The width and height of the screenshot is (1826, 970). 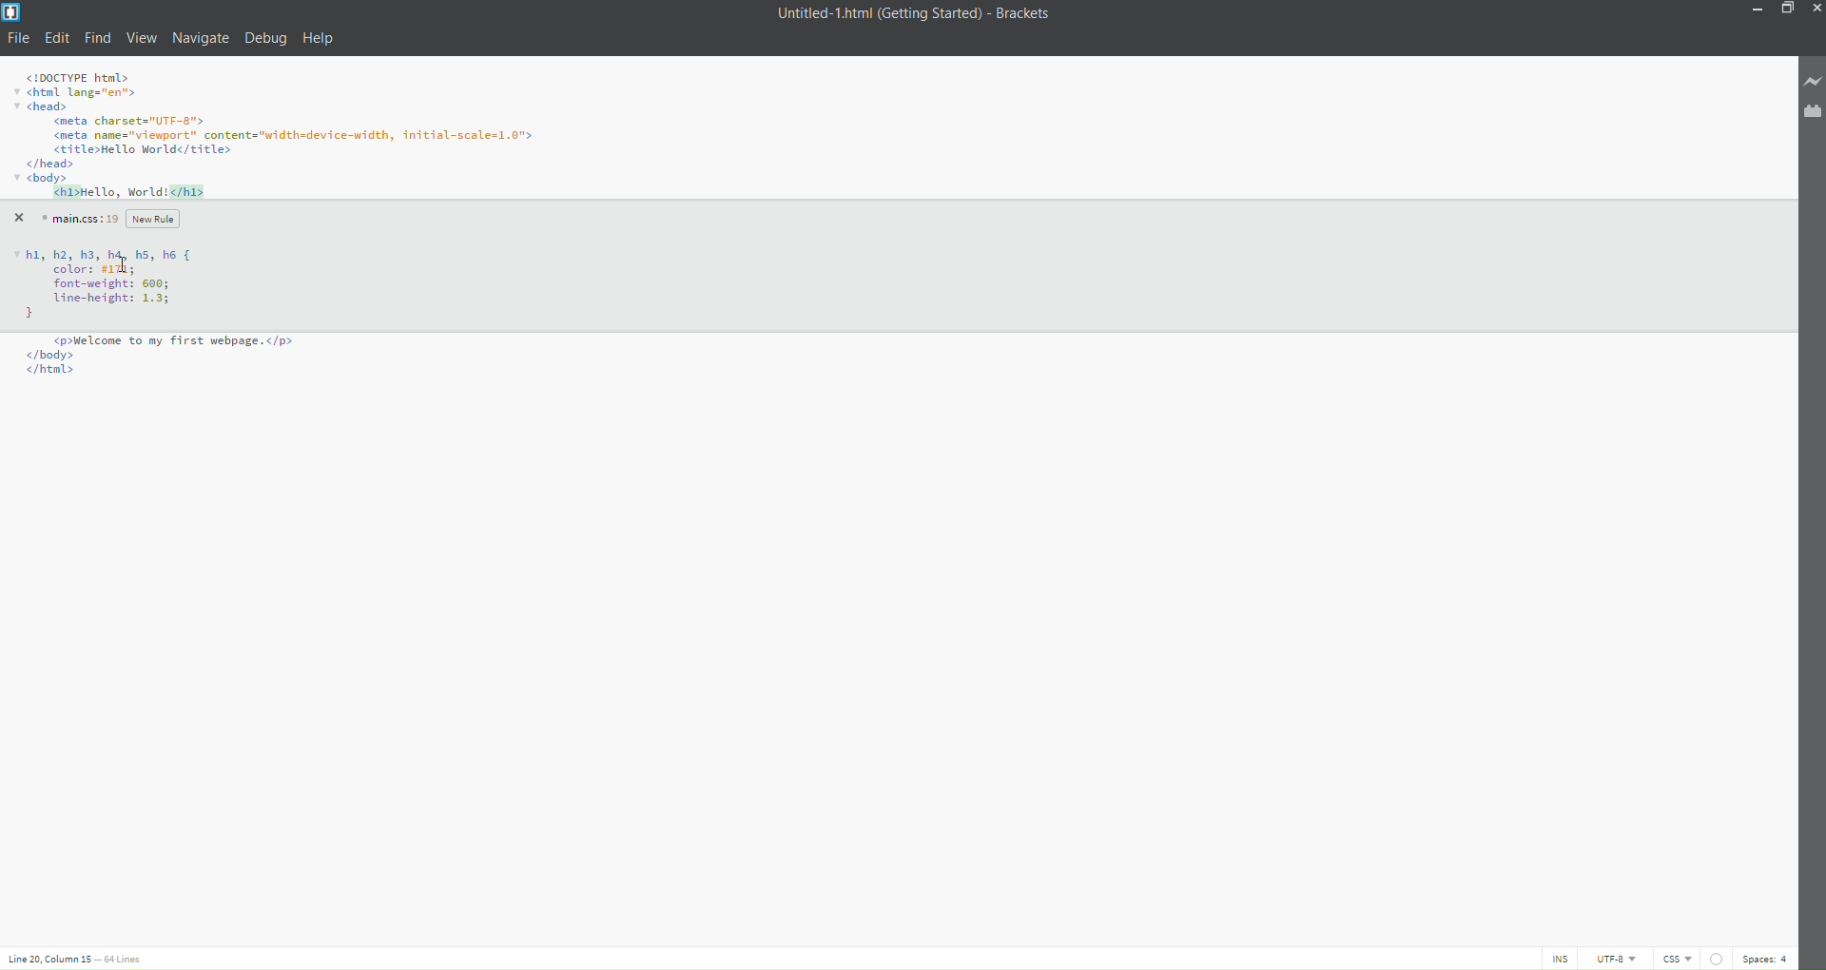 I want to click on file type, so click(x=1673, y=959).